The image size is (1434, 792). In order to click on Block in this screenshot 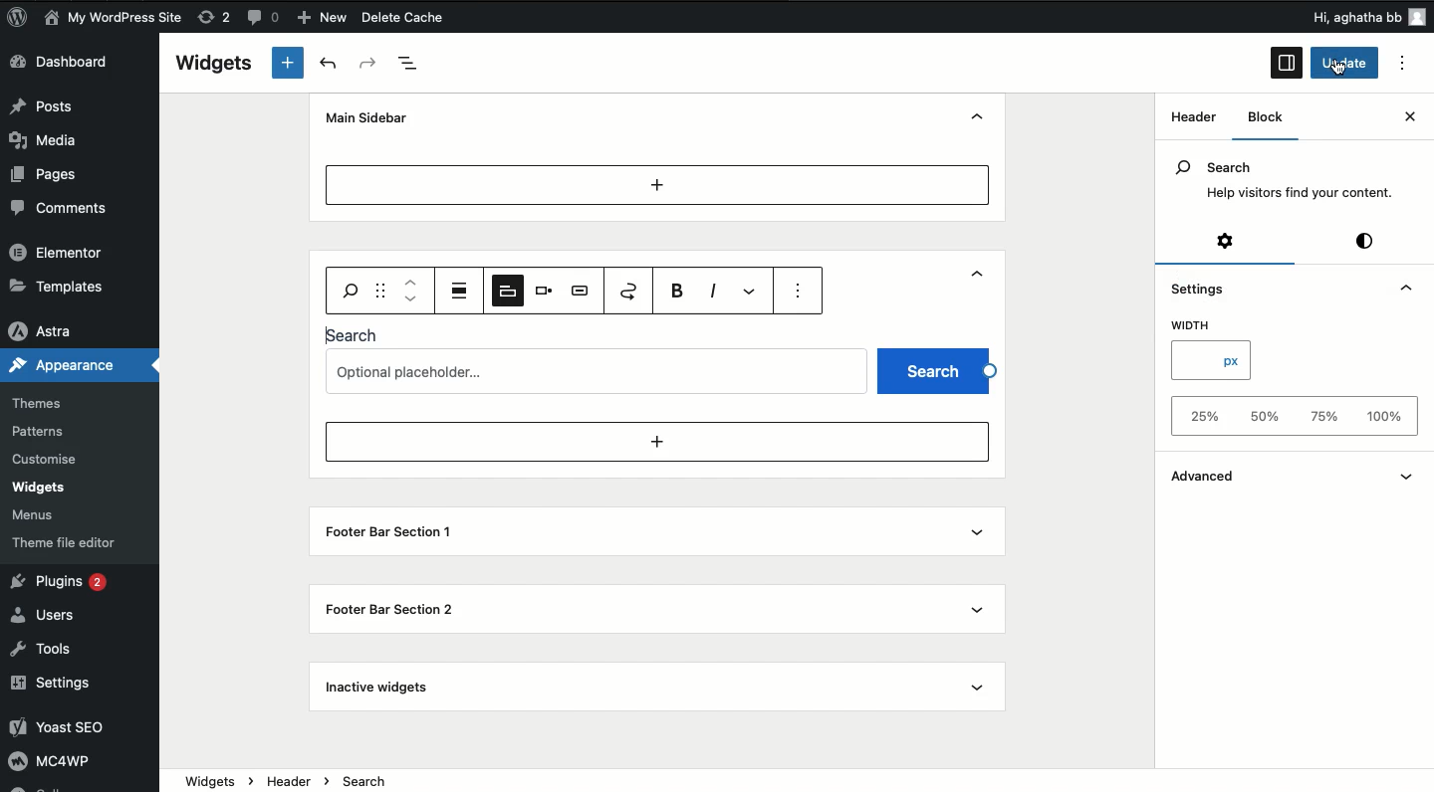, I will do `click(1270, 117)`.